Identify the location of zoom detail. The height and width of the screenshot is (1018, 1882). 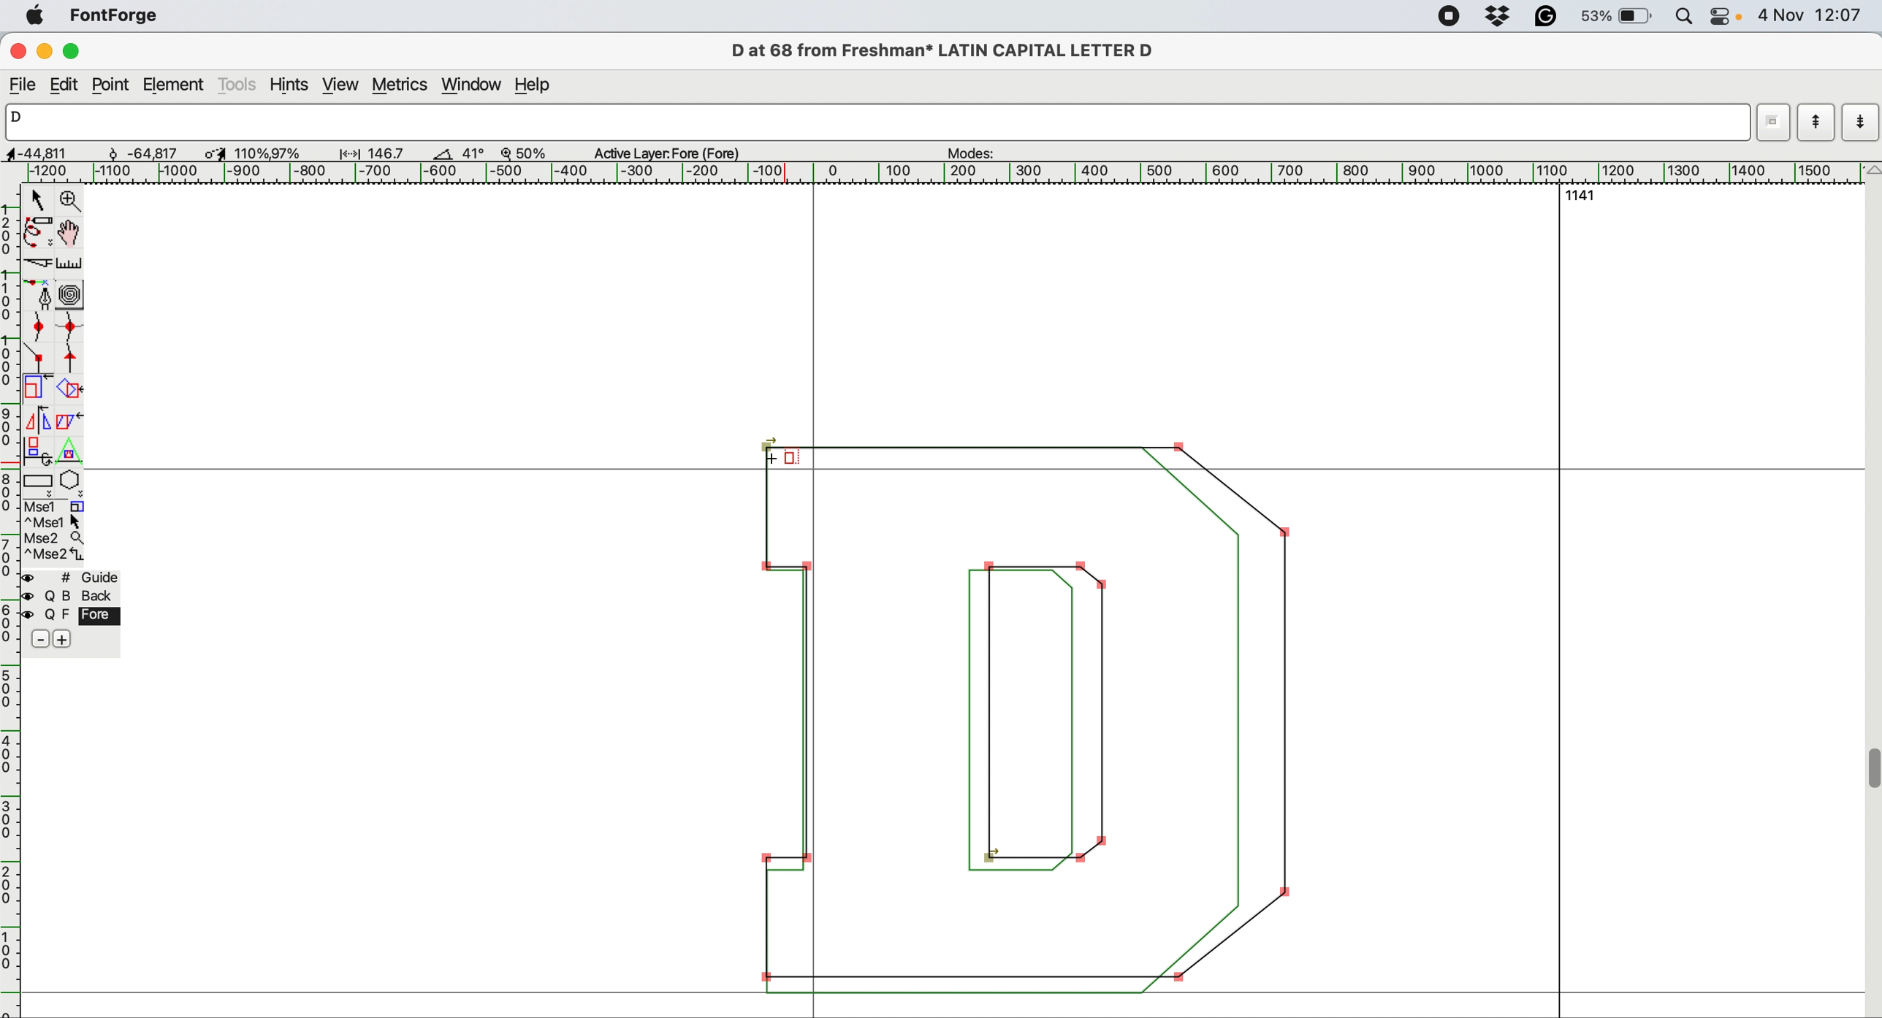
(518, 153).